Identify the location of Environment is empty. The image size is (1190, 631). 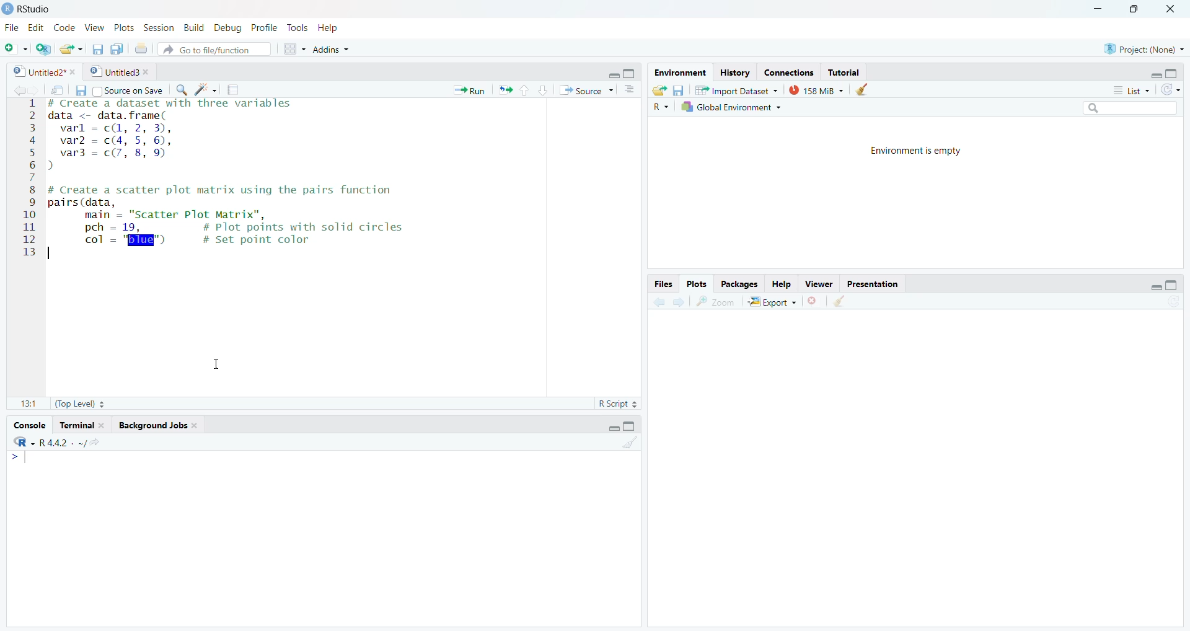
(914, 193).